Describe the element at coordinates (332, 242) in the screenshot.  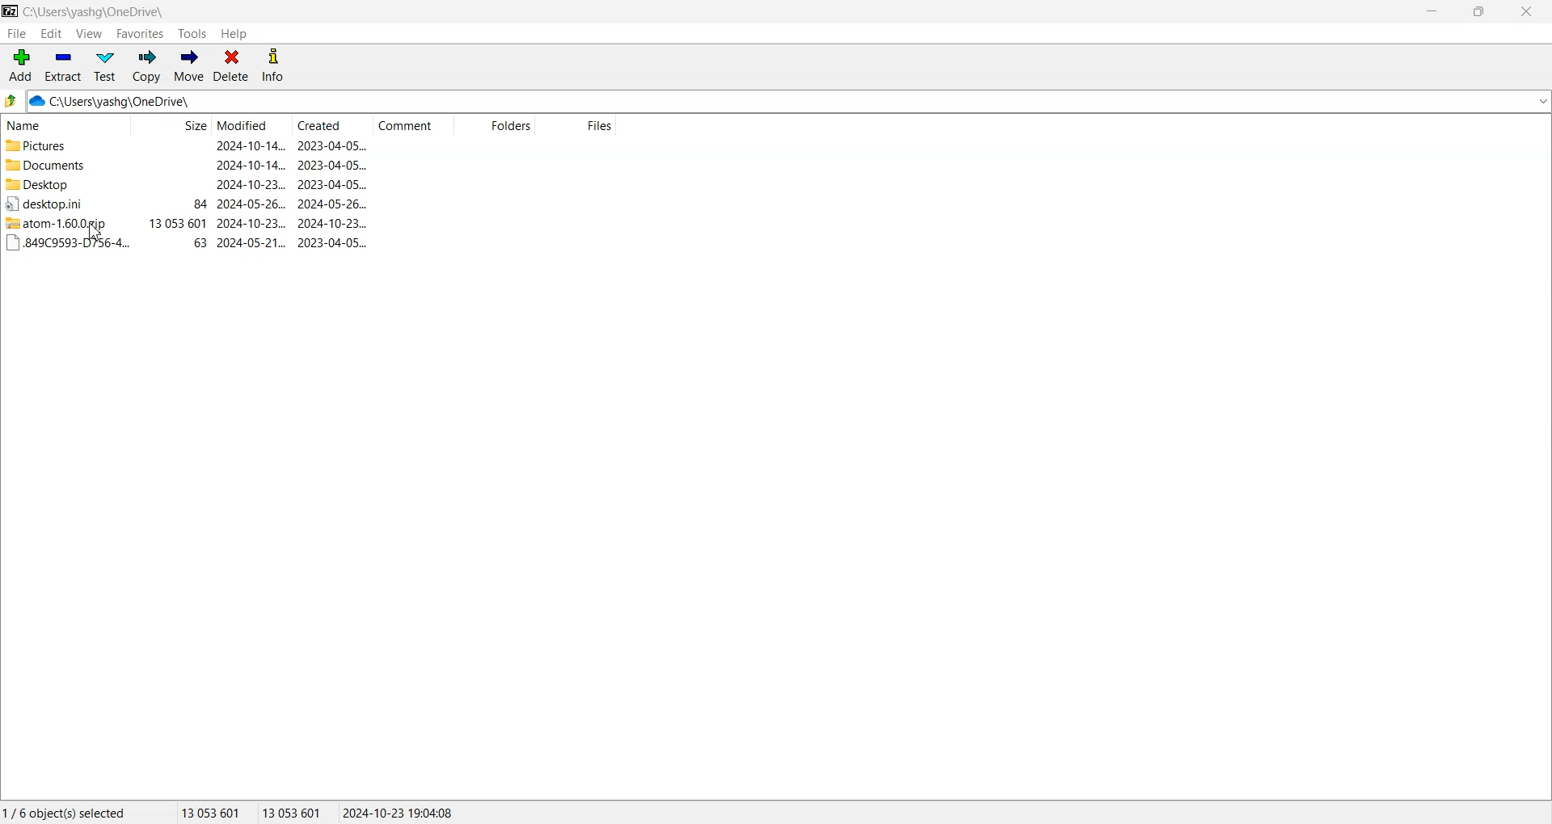
I see `2023-04-05` at that location.